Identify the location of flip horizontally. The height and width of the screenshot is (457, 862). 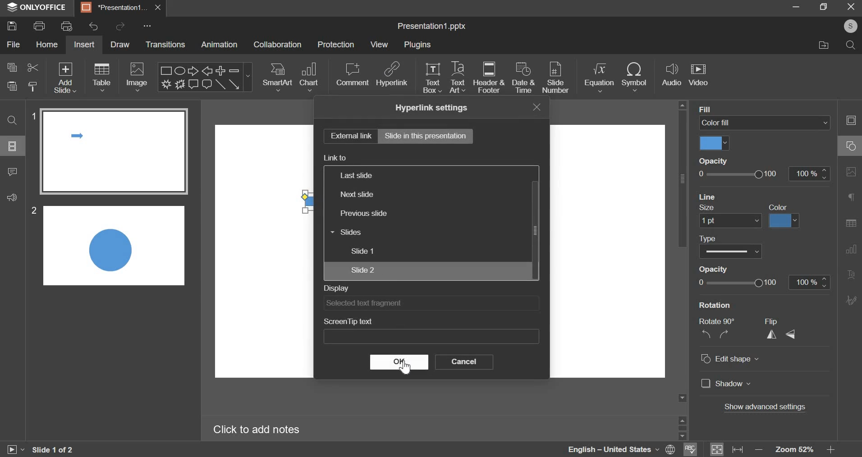
(771, 334).